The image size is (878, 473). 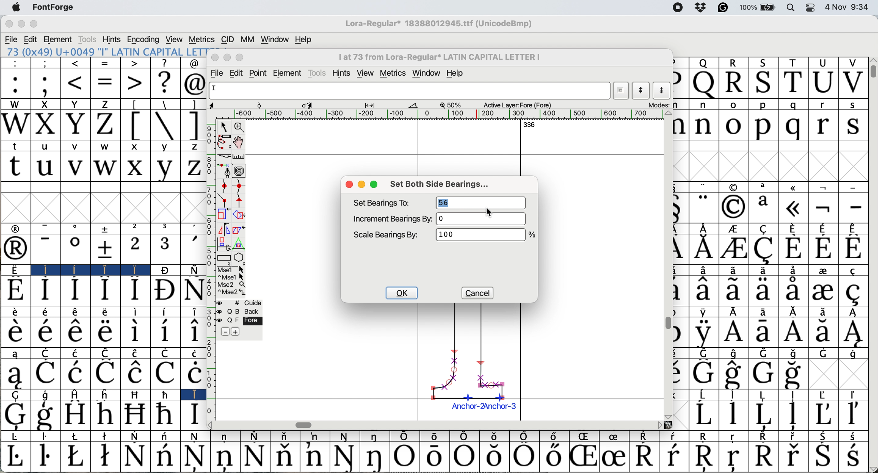 I want to click on Symbol, so click(x=134, y=456).